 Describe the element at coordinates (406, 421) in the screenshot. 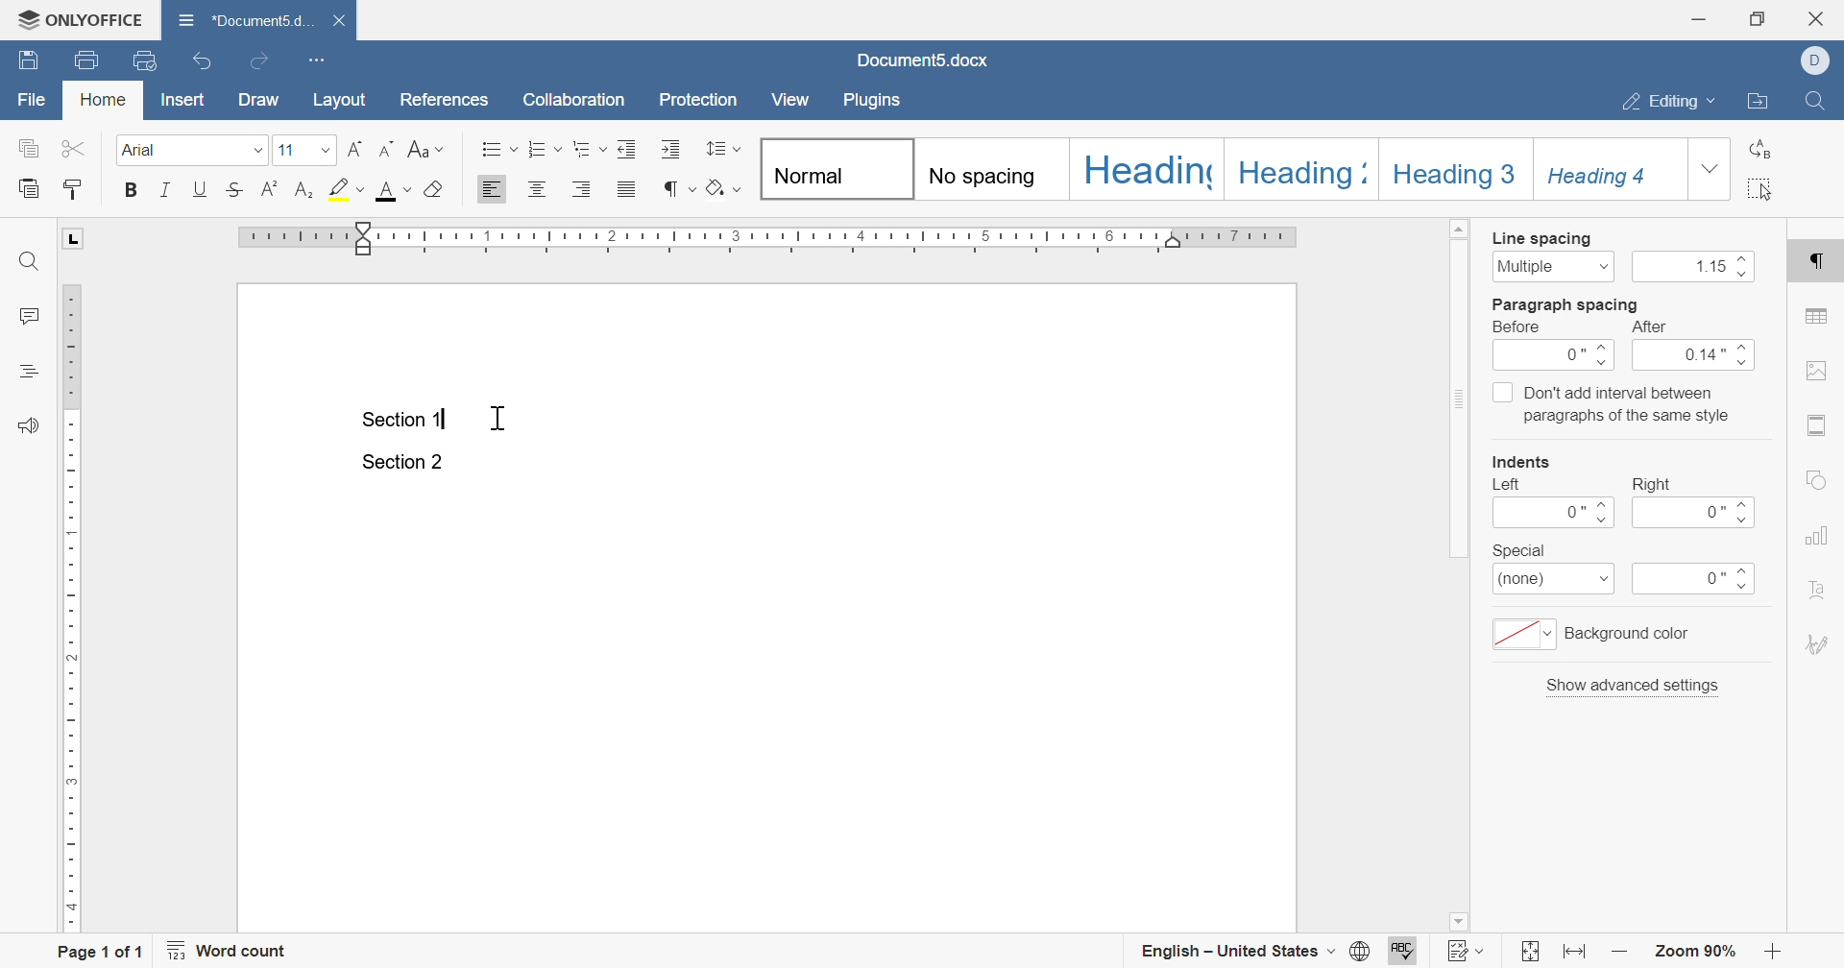

I see `section 1` at that location.